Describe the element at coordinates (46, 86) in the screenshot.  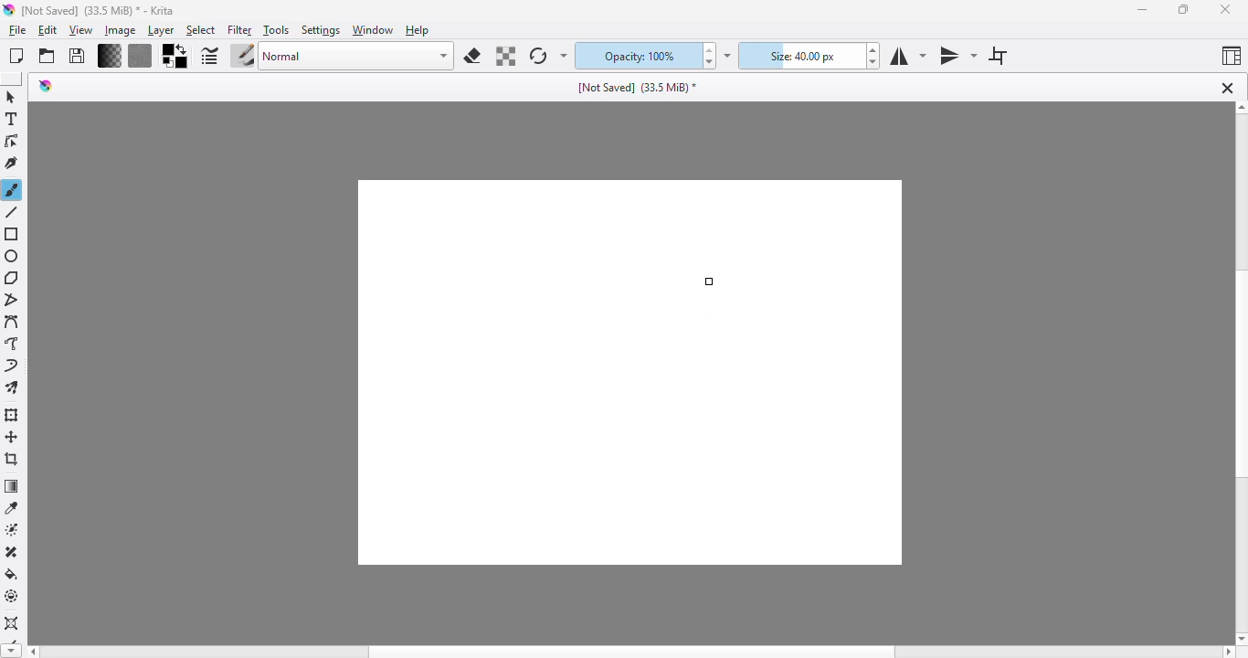
I see `logo` at that location.